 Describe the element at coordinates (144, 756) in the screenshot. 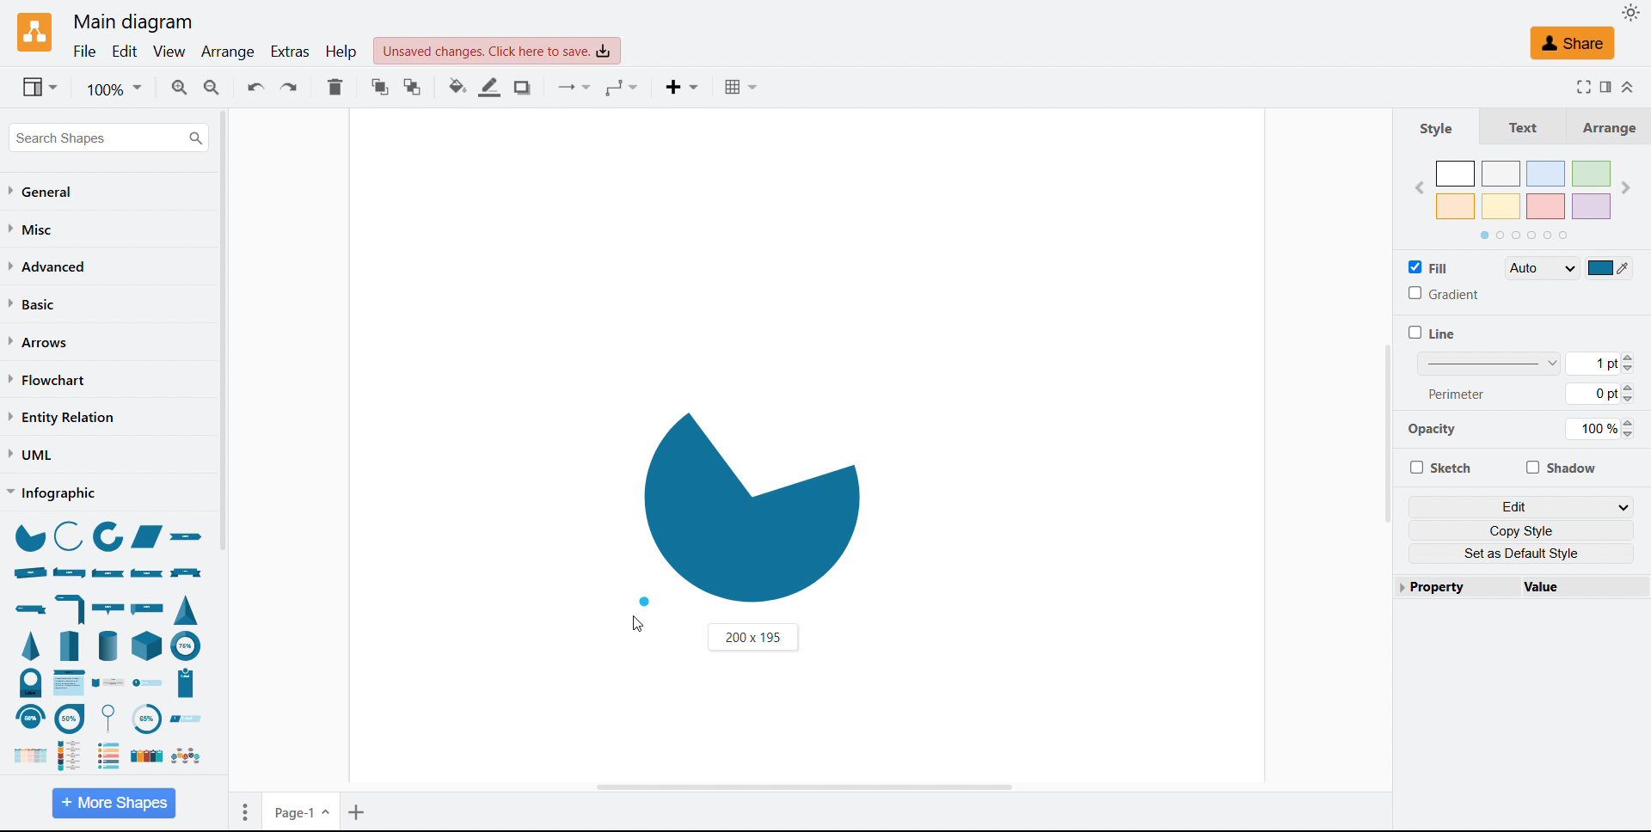

I see `list` at that location.